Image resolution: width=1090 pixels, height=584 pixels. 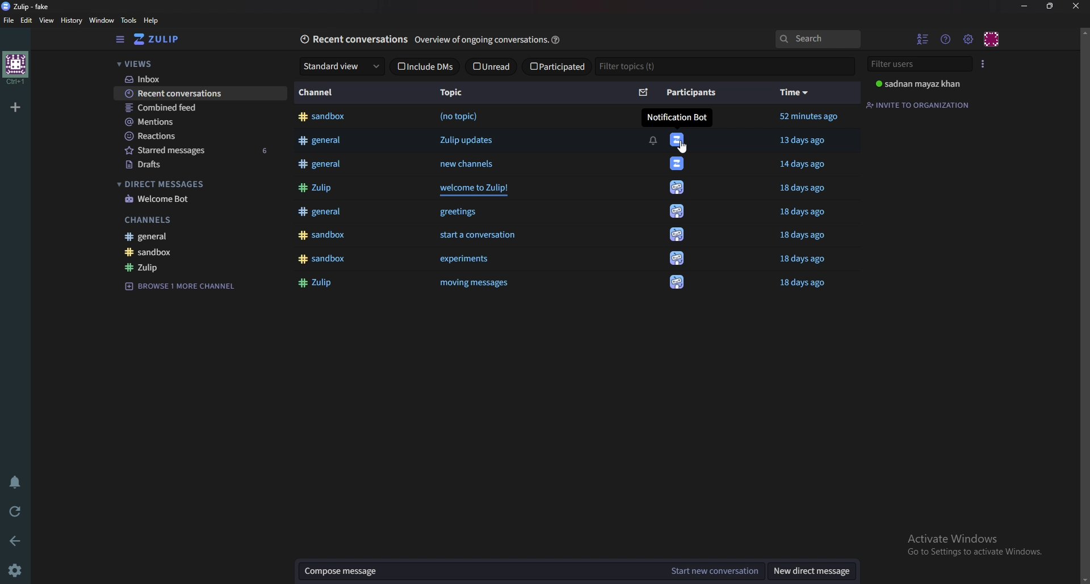 I want to click on search, so click(x=817, y=39).